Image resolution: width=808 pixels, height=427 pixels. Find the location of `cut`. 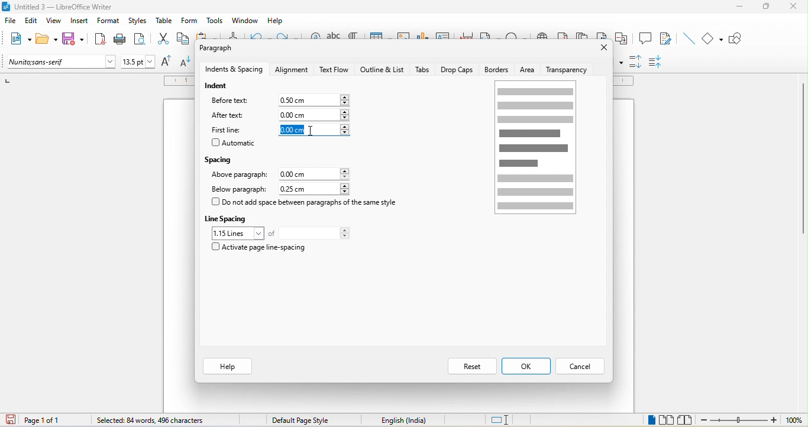

cut is located at coordinates (163, 40).